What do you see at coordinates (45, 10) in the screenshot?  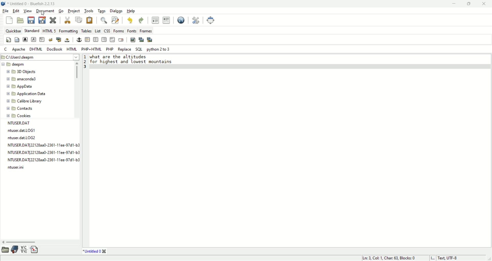 I see `document` at bounding box center [45, 10].